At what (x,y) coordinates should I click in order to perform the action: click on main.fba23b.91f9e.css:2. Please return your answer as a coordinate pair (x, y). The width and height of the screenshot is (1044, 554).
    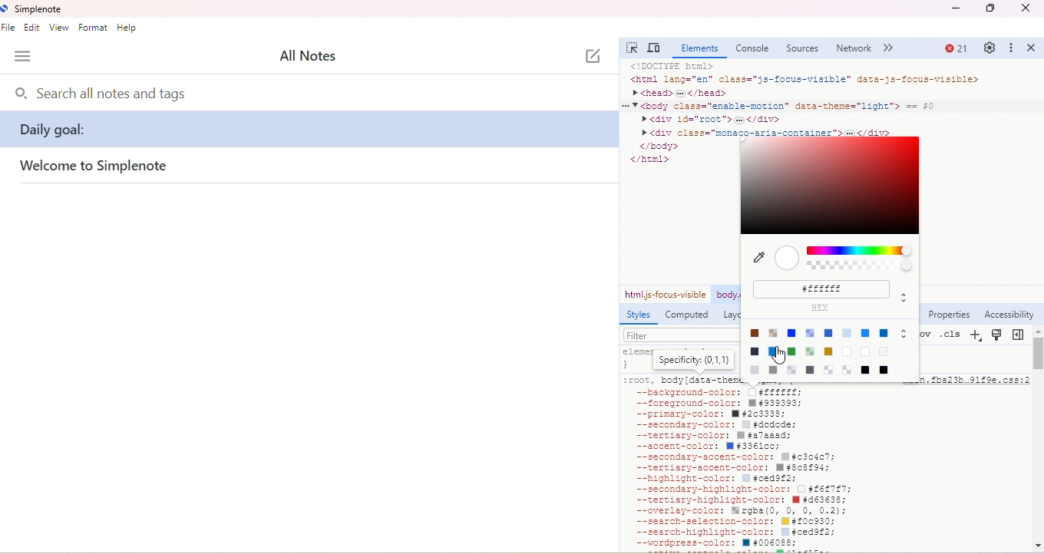
    Looking at the image, I should click on (973, 382).